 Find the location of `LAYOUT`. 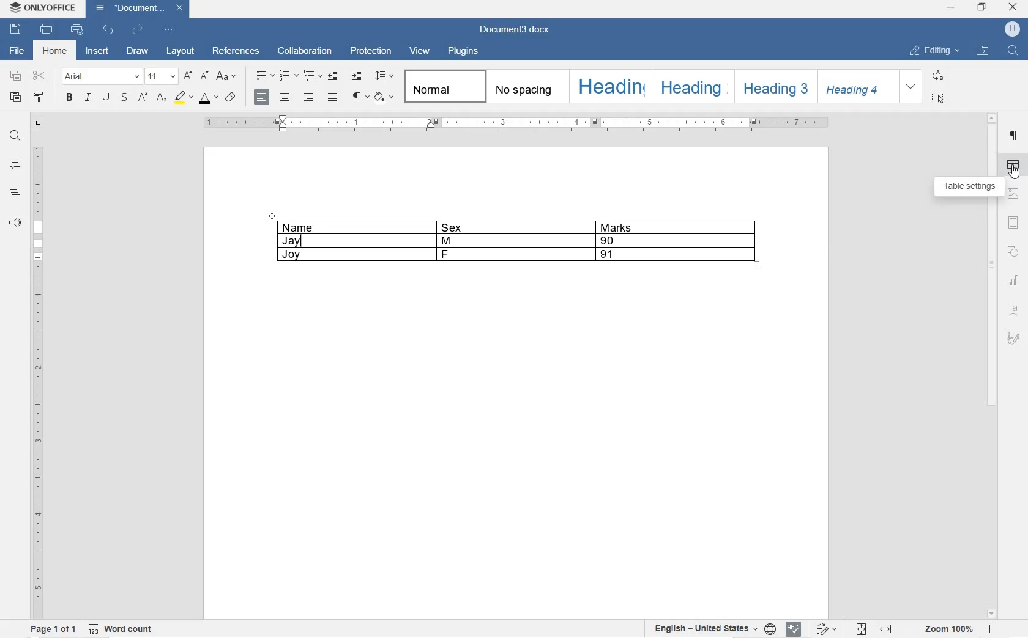

LAYOUT is located at coordinates (179, 51).